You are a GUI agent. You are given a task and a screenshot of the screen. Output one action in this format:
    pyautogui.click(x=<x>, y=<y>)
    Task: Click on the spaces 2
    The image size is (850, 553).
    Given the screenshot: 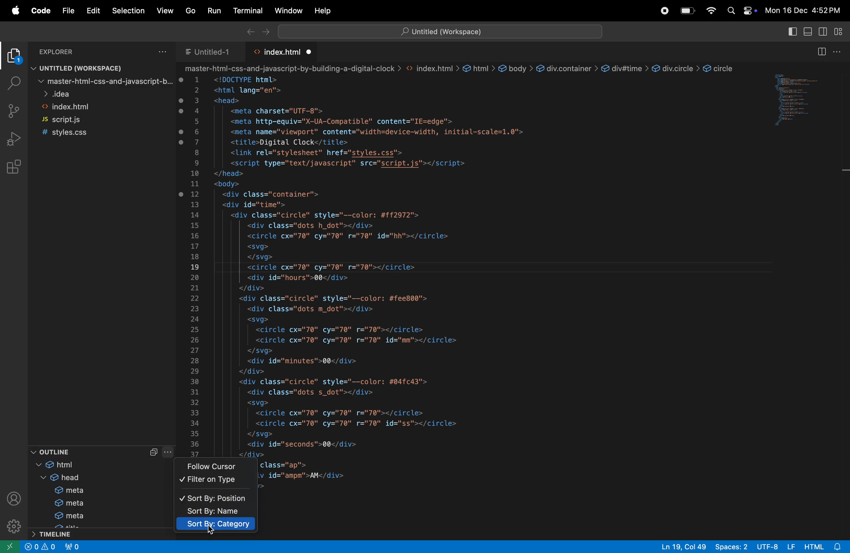 What is the action you would take?
    pyautogui.click(x=731, y=547)
    